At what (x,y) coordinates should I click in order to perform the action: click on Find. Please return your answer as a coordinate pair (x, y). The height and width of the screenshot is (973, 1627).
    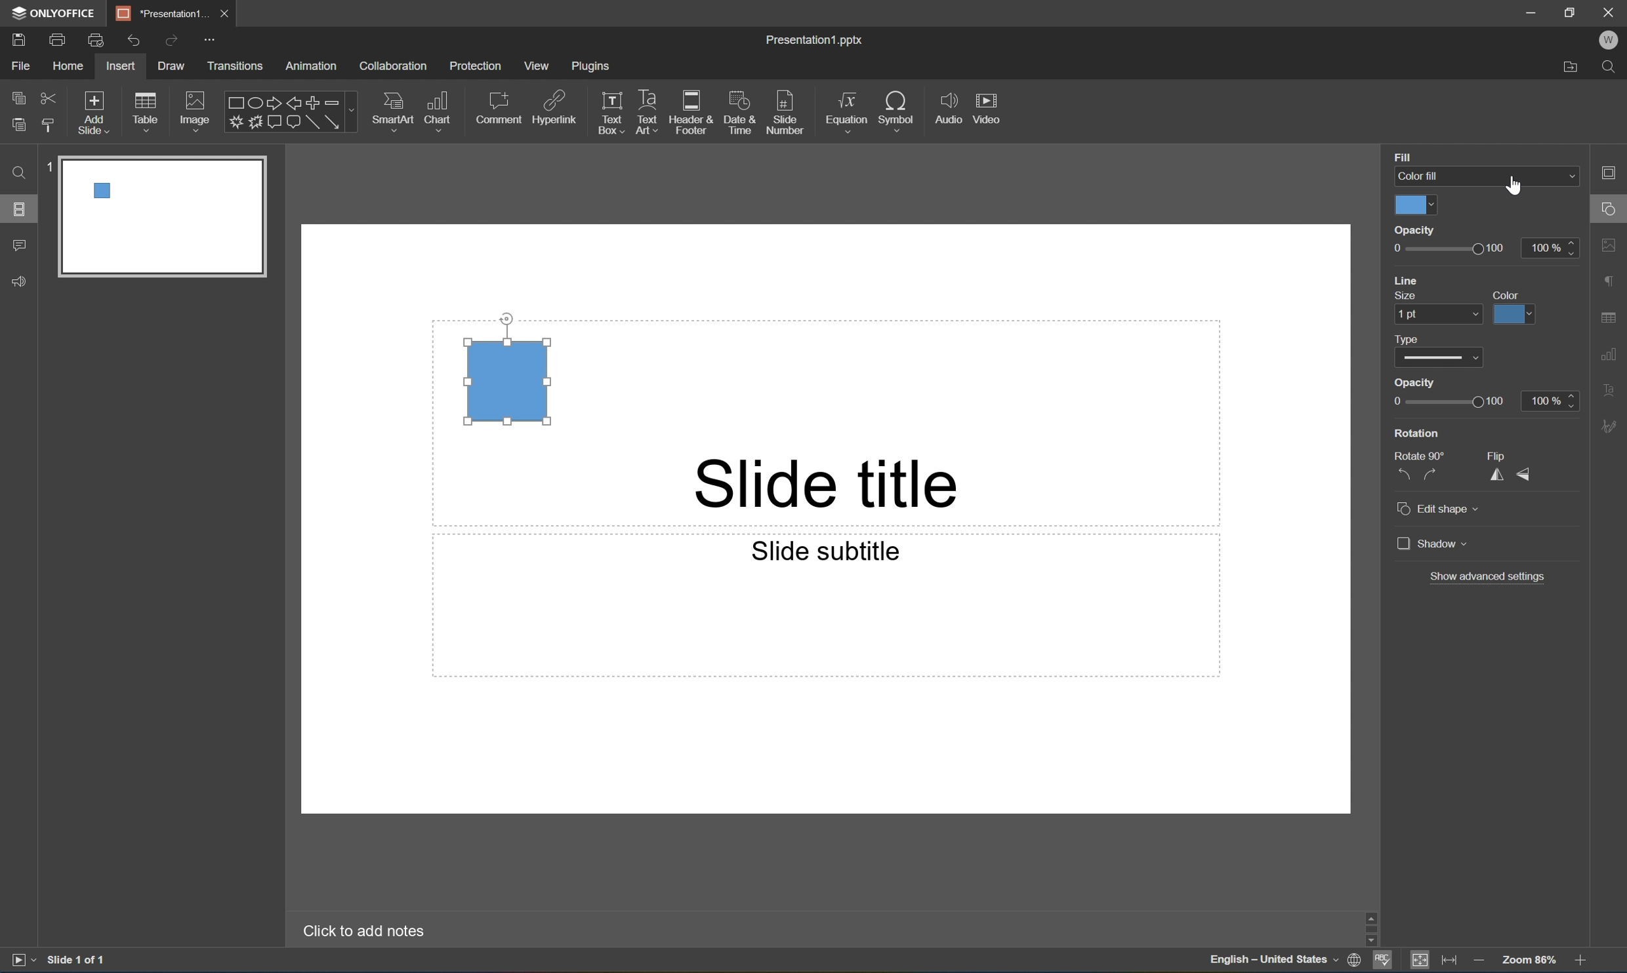
    Looking at the image, I should click on (18, 173).